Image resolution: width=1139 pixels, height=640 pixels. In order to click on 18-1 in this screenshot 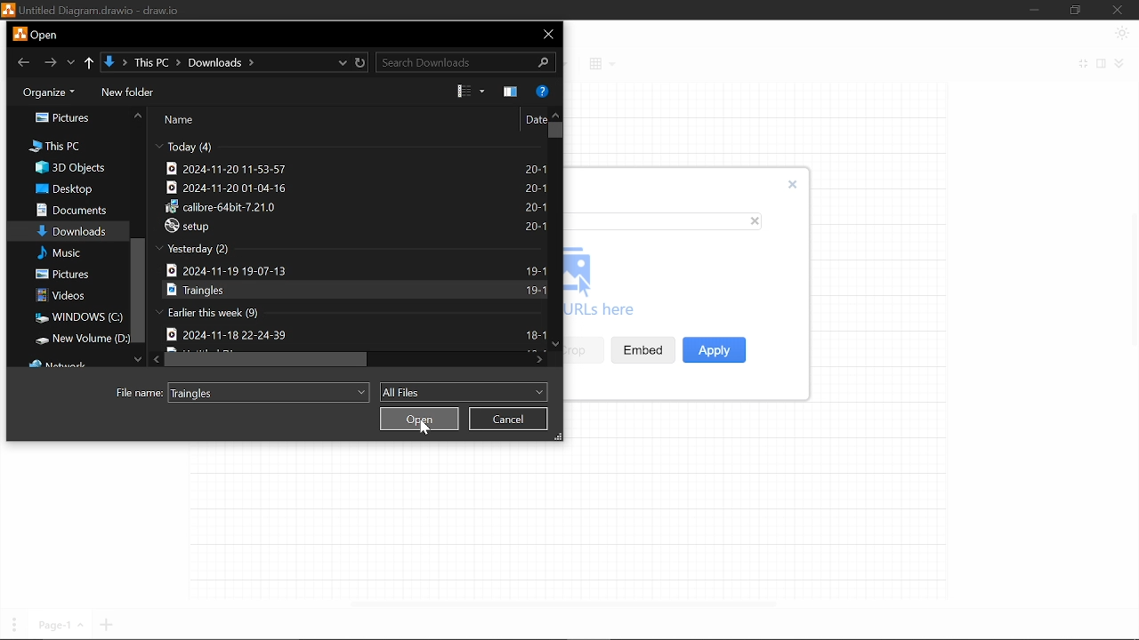, I will do `click(534, 335)`.